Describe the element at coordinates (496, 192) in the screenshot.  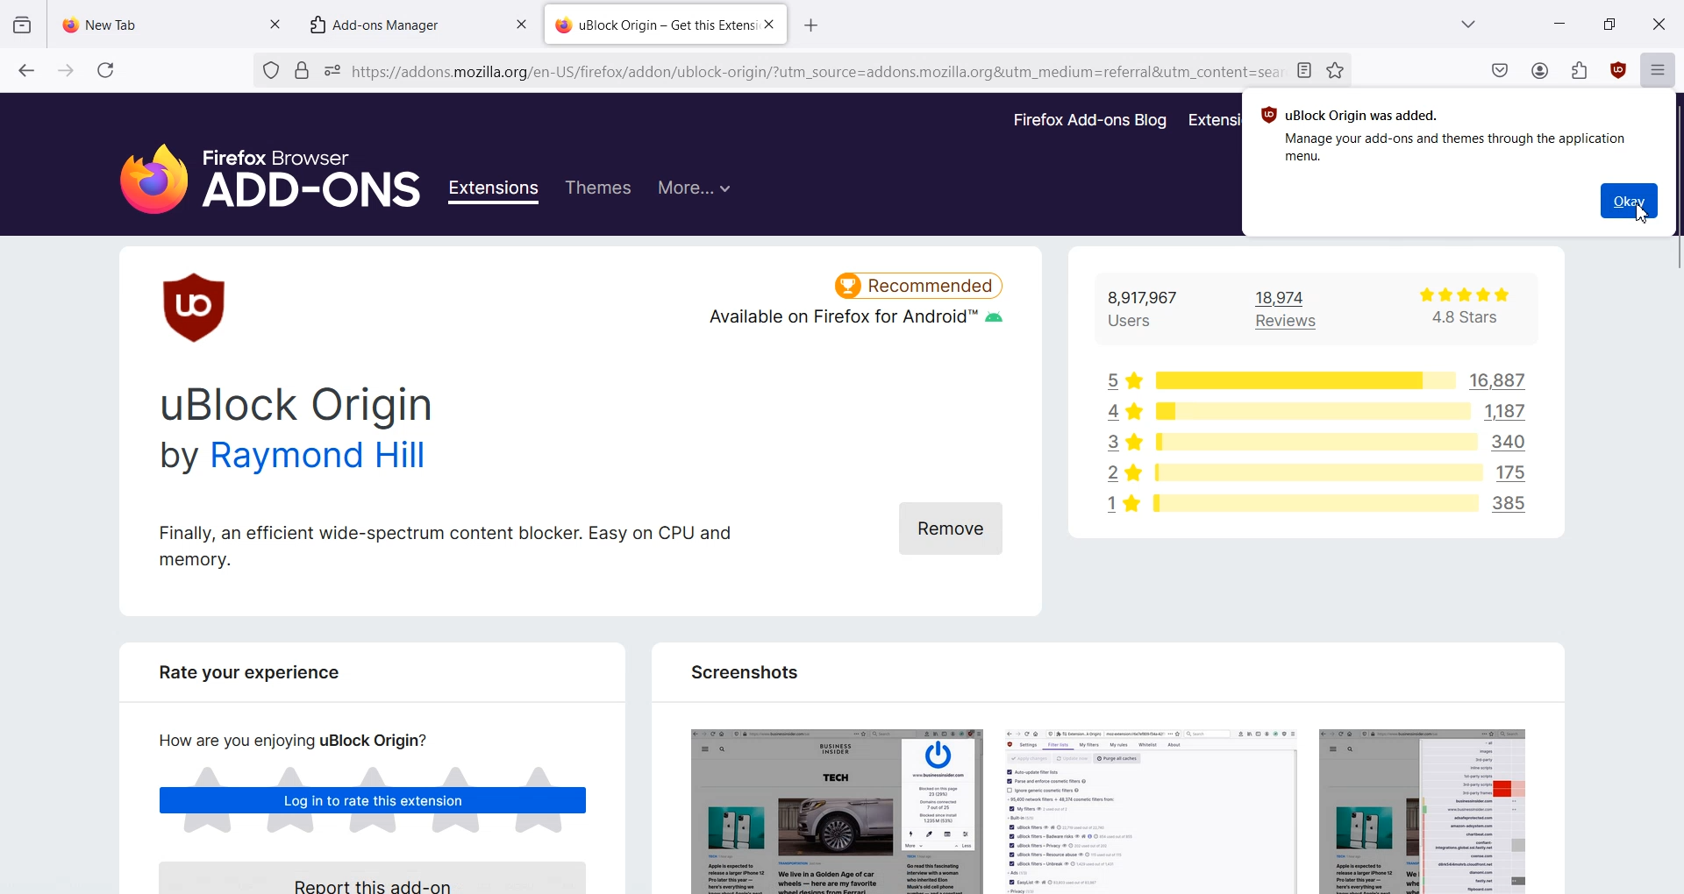
I see `Extensions ` at that location.